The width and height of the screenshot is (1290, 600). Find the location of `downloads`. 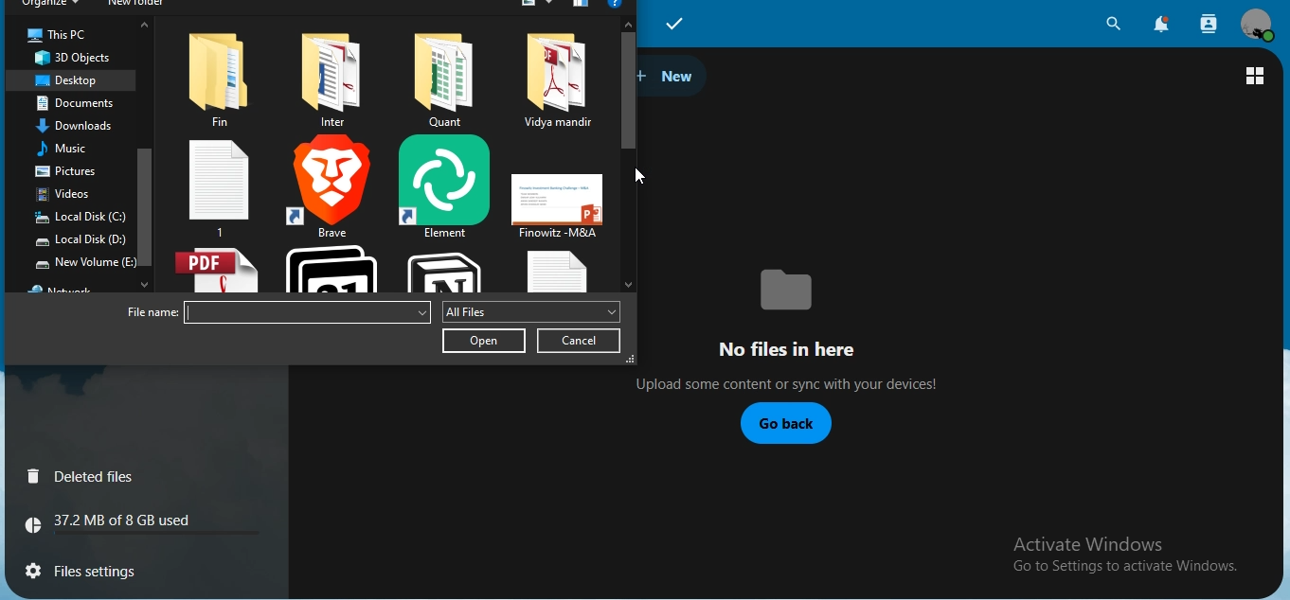

downloads is located at coordinates (79, 125).